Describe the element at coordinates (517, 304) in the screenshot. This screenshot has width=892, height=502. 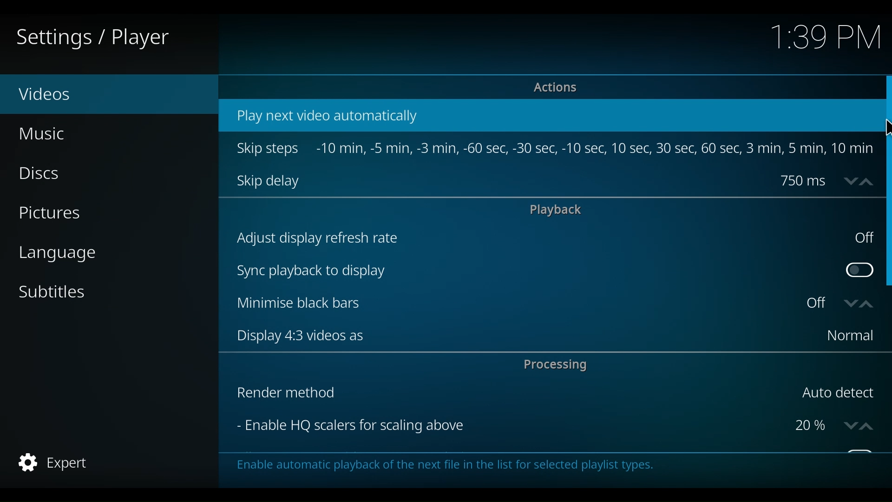
I see `Minimise black bars` at that location.